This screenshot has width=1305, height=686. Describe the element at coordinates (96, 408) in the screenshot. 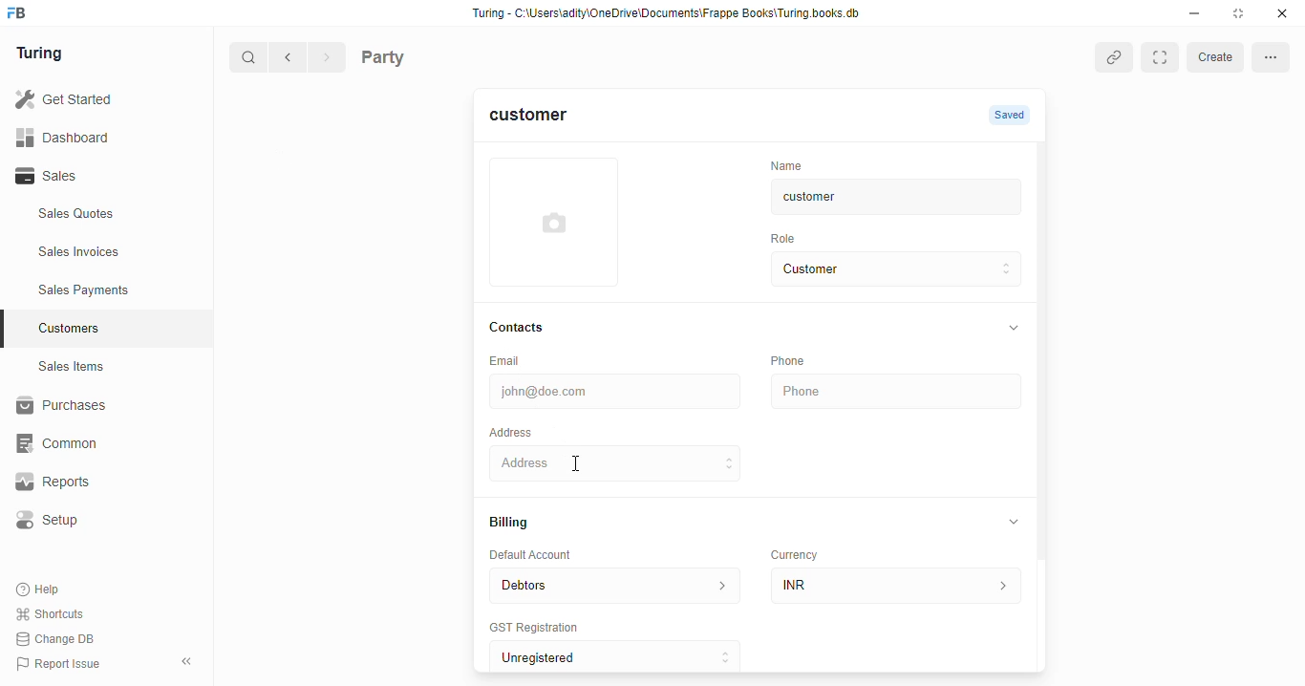

I see `Purchases` at that location.